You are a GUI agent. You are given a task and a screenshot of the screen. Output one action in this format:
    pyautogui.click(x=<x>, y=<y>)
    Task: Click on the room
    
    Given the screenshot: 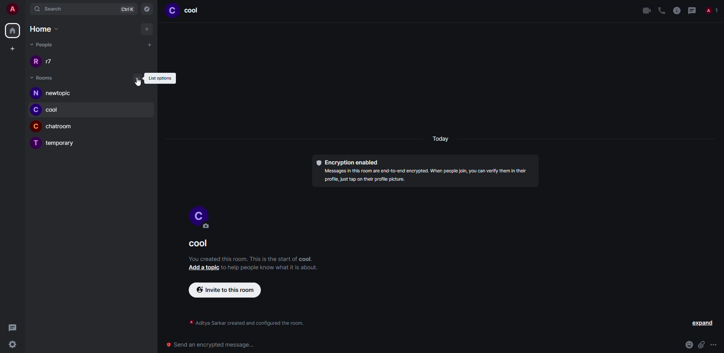 What is the action you would take?
    pyautogui.click(x=59, y=125)
    